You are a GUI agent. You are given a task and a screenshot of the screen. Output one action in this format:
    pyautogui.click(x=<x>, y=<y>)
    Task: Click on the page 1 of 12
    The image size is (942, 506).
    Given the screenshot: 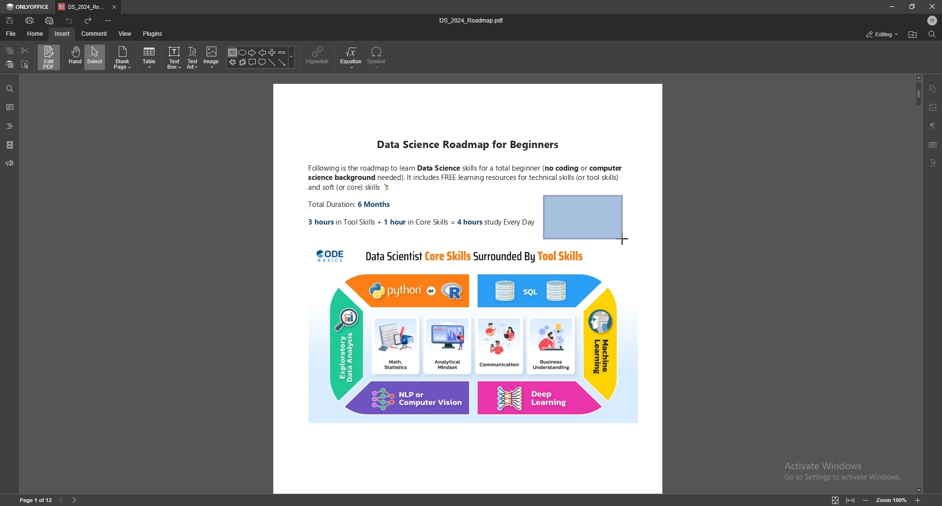 What is the action you would take?
    pyautogui.click(x=32, y=500)
    